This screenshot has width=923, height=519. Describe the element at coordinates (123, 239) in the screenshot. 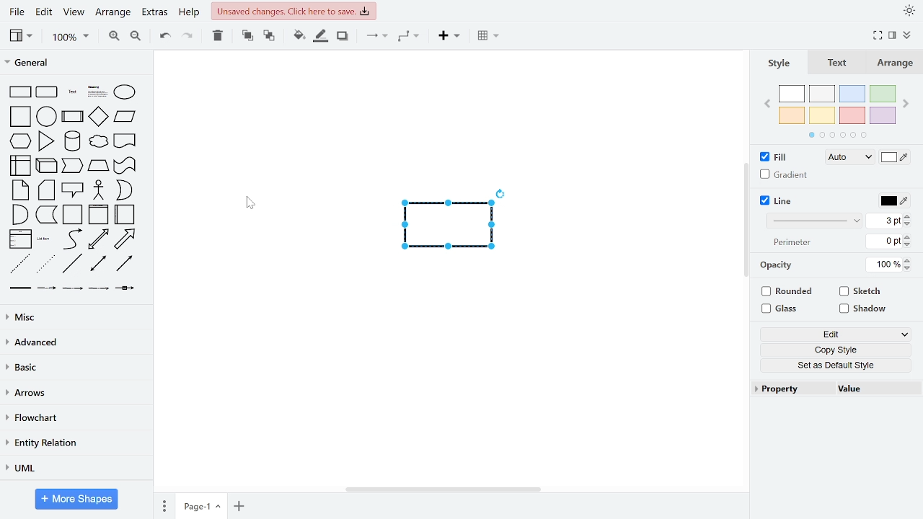

I see `general shapes` at that location.